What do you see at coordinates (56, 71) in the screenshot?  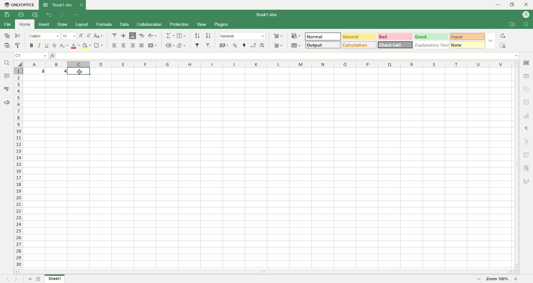 I see `4` at bounding box center [56, 71].